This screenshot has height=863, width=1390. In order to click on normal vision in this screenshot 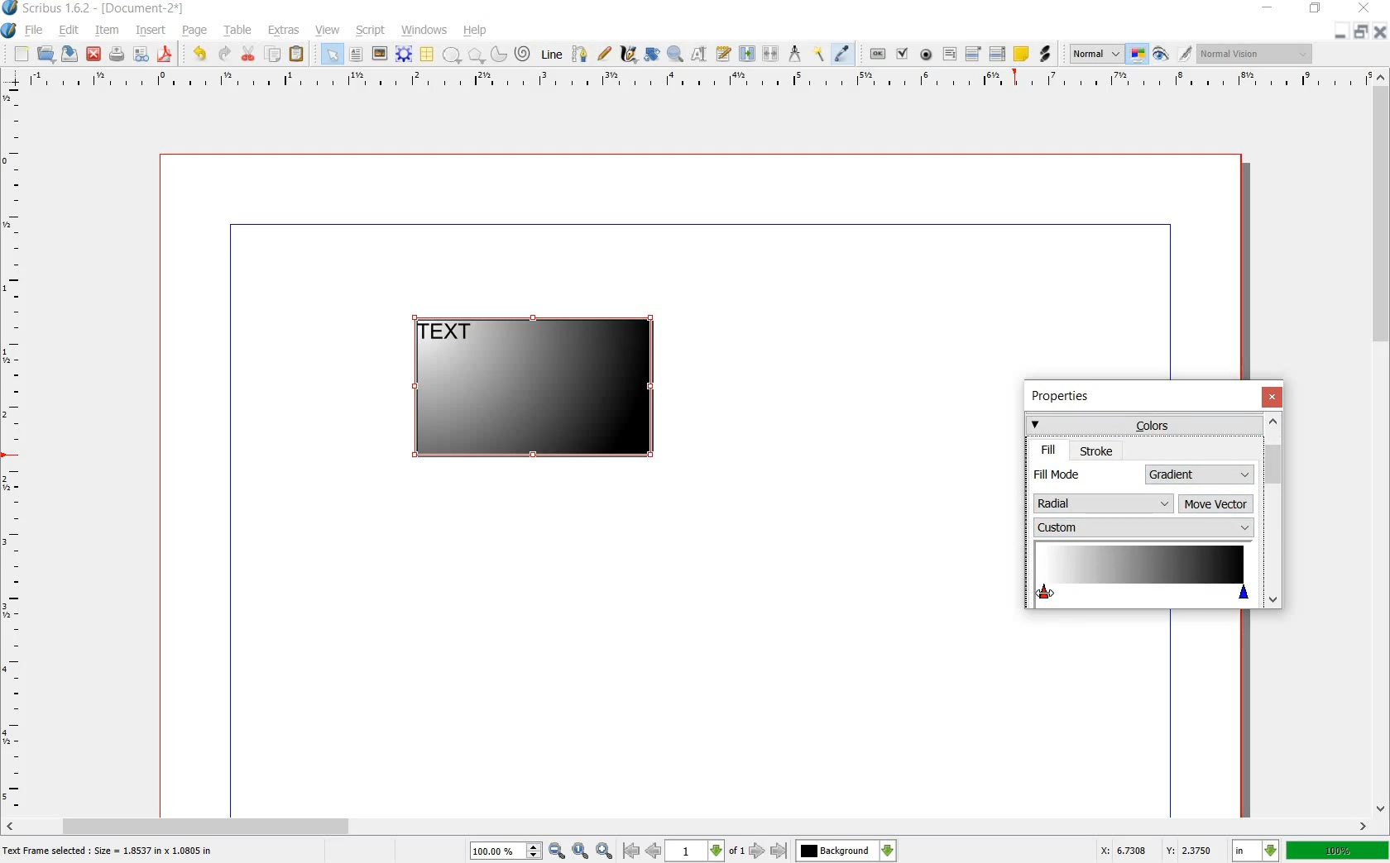, I will do `click(1258, 53)`.